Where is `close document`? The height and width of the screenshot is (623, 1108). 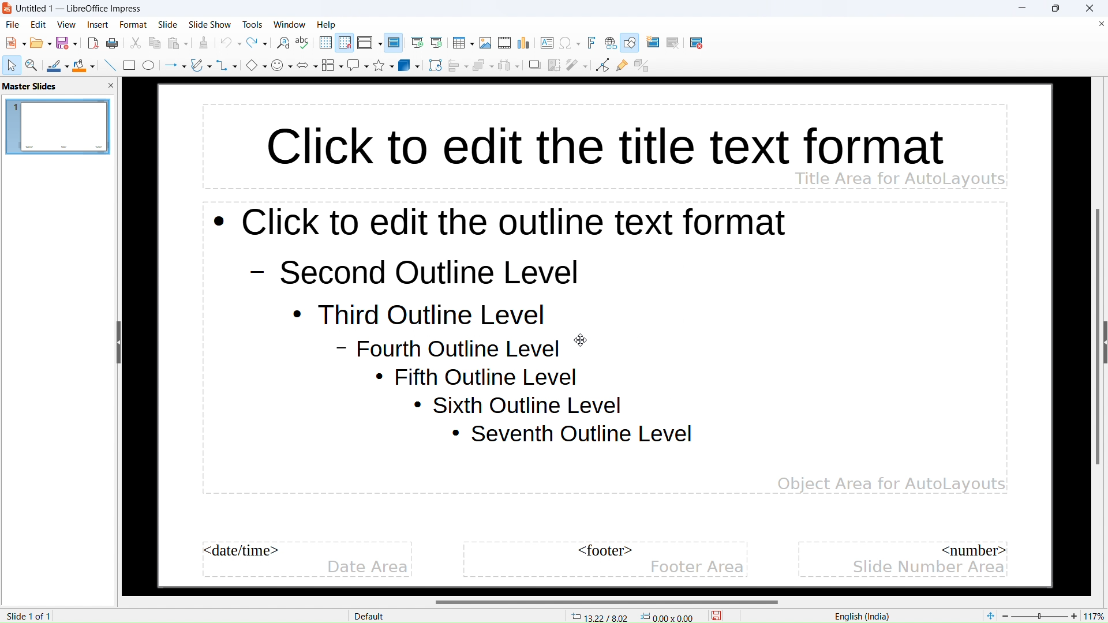
close document is located at coordinates (1100, 24).